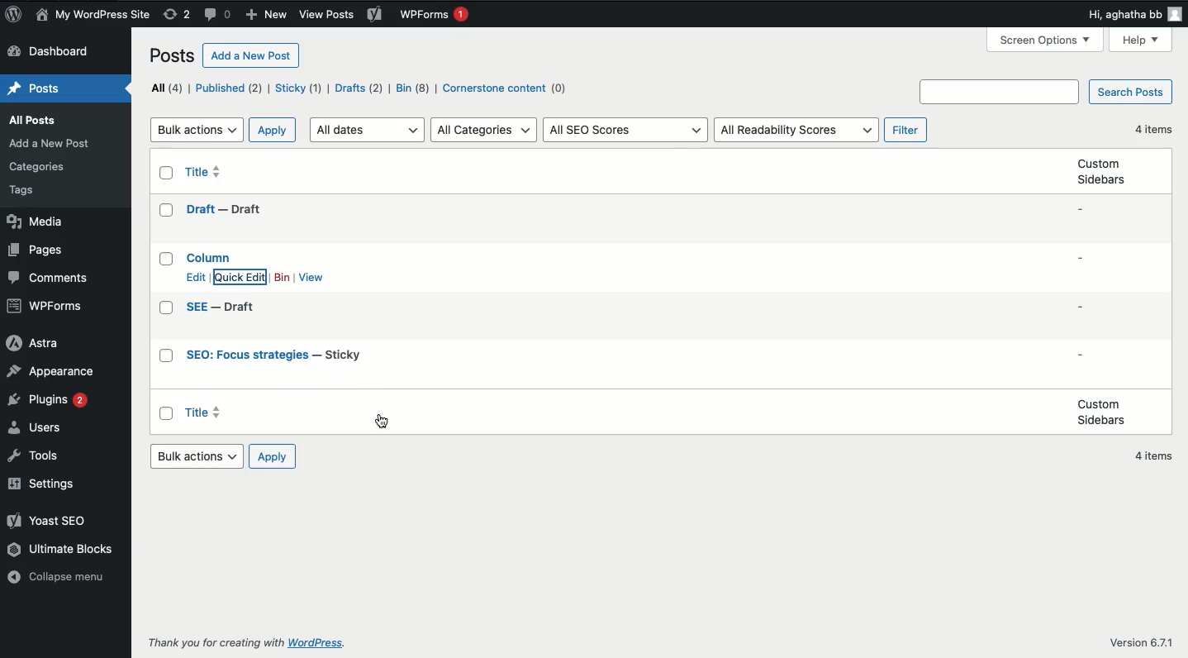  I want to click on Pages, so click(39, 251).